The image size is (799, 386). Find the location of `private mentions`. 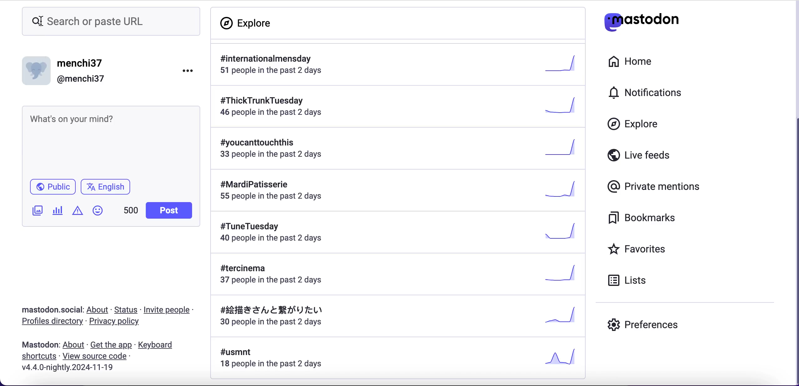

private mentions is located at coordinates (654, 187).